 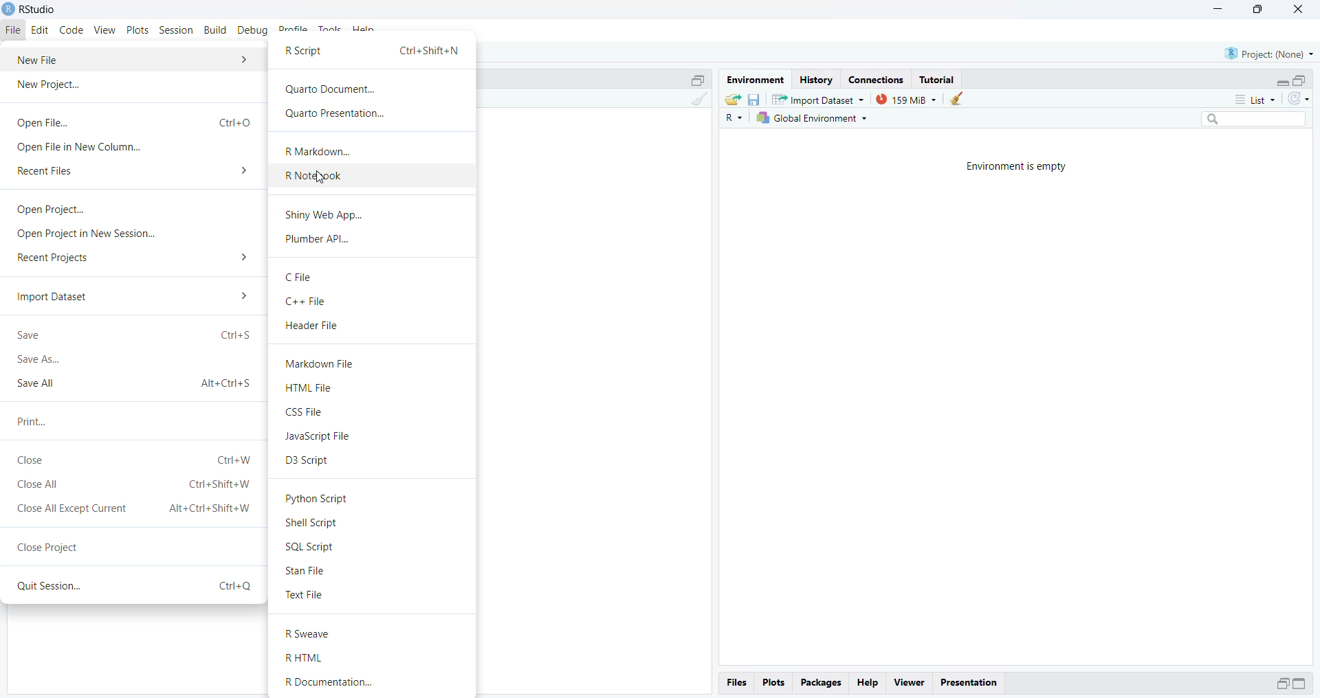 What do you see at coordinates (320, 497) in the screenshot?
I see `Python Script` at bounding box center [320, 497].